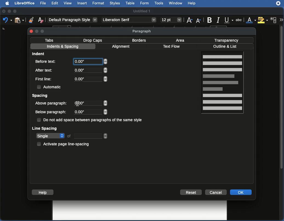 The image size is (284, 221). Describe the element at coordinates (251, 20) in the screenshot. I see `Font color` at that location.